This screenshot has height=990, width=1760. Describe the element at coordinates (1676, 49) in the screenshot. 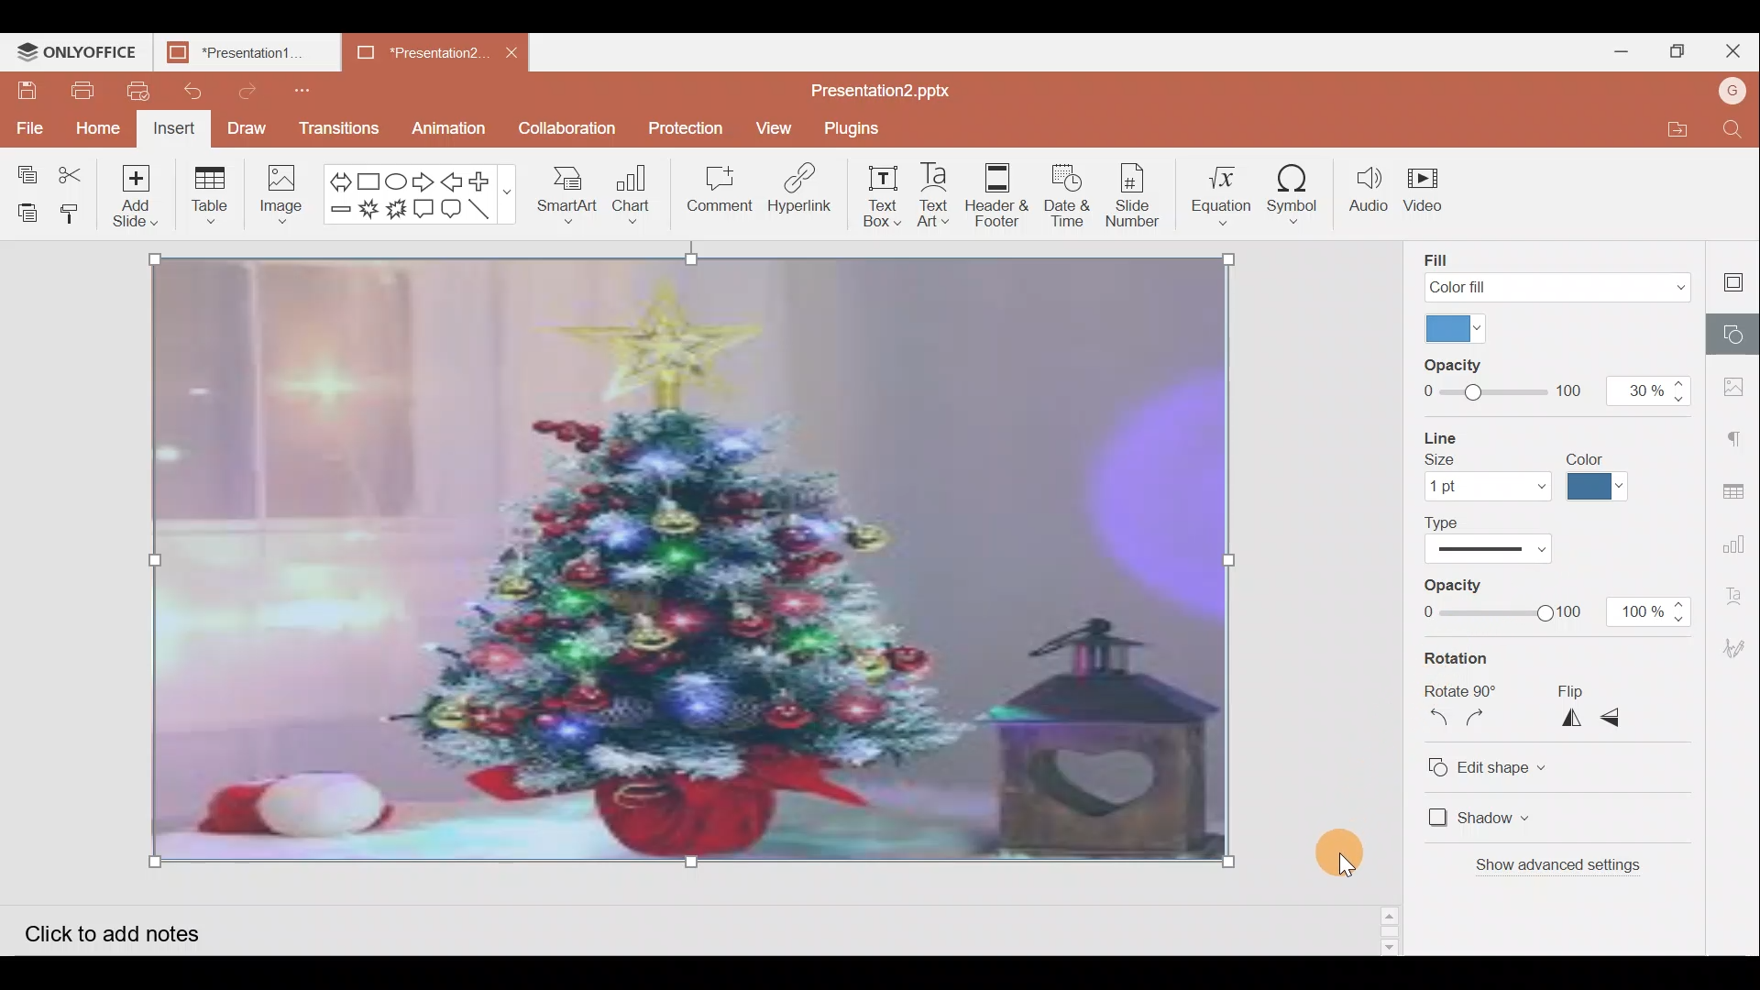

I see `Maximize` at that location.